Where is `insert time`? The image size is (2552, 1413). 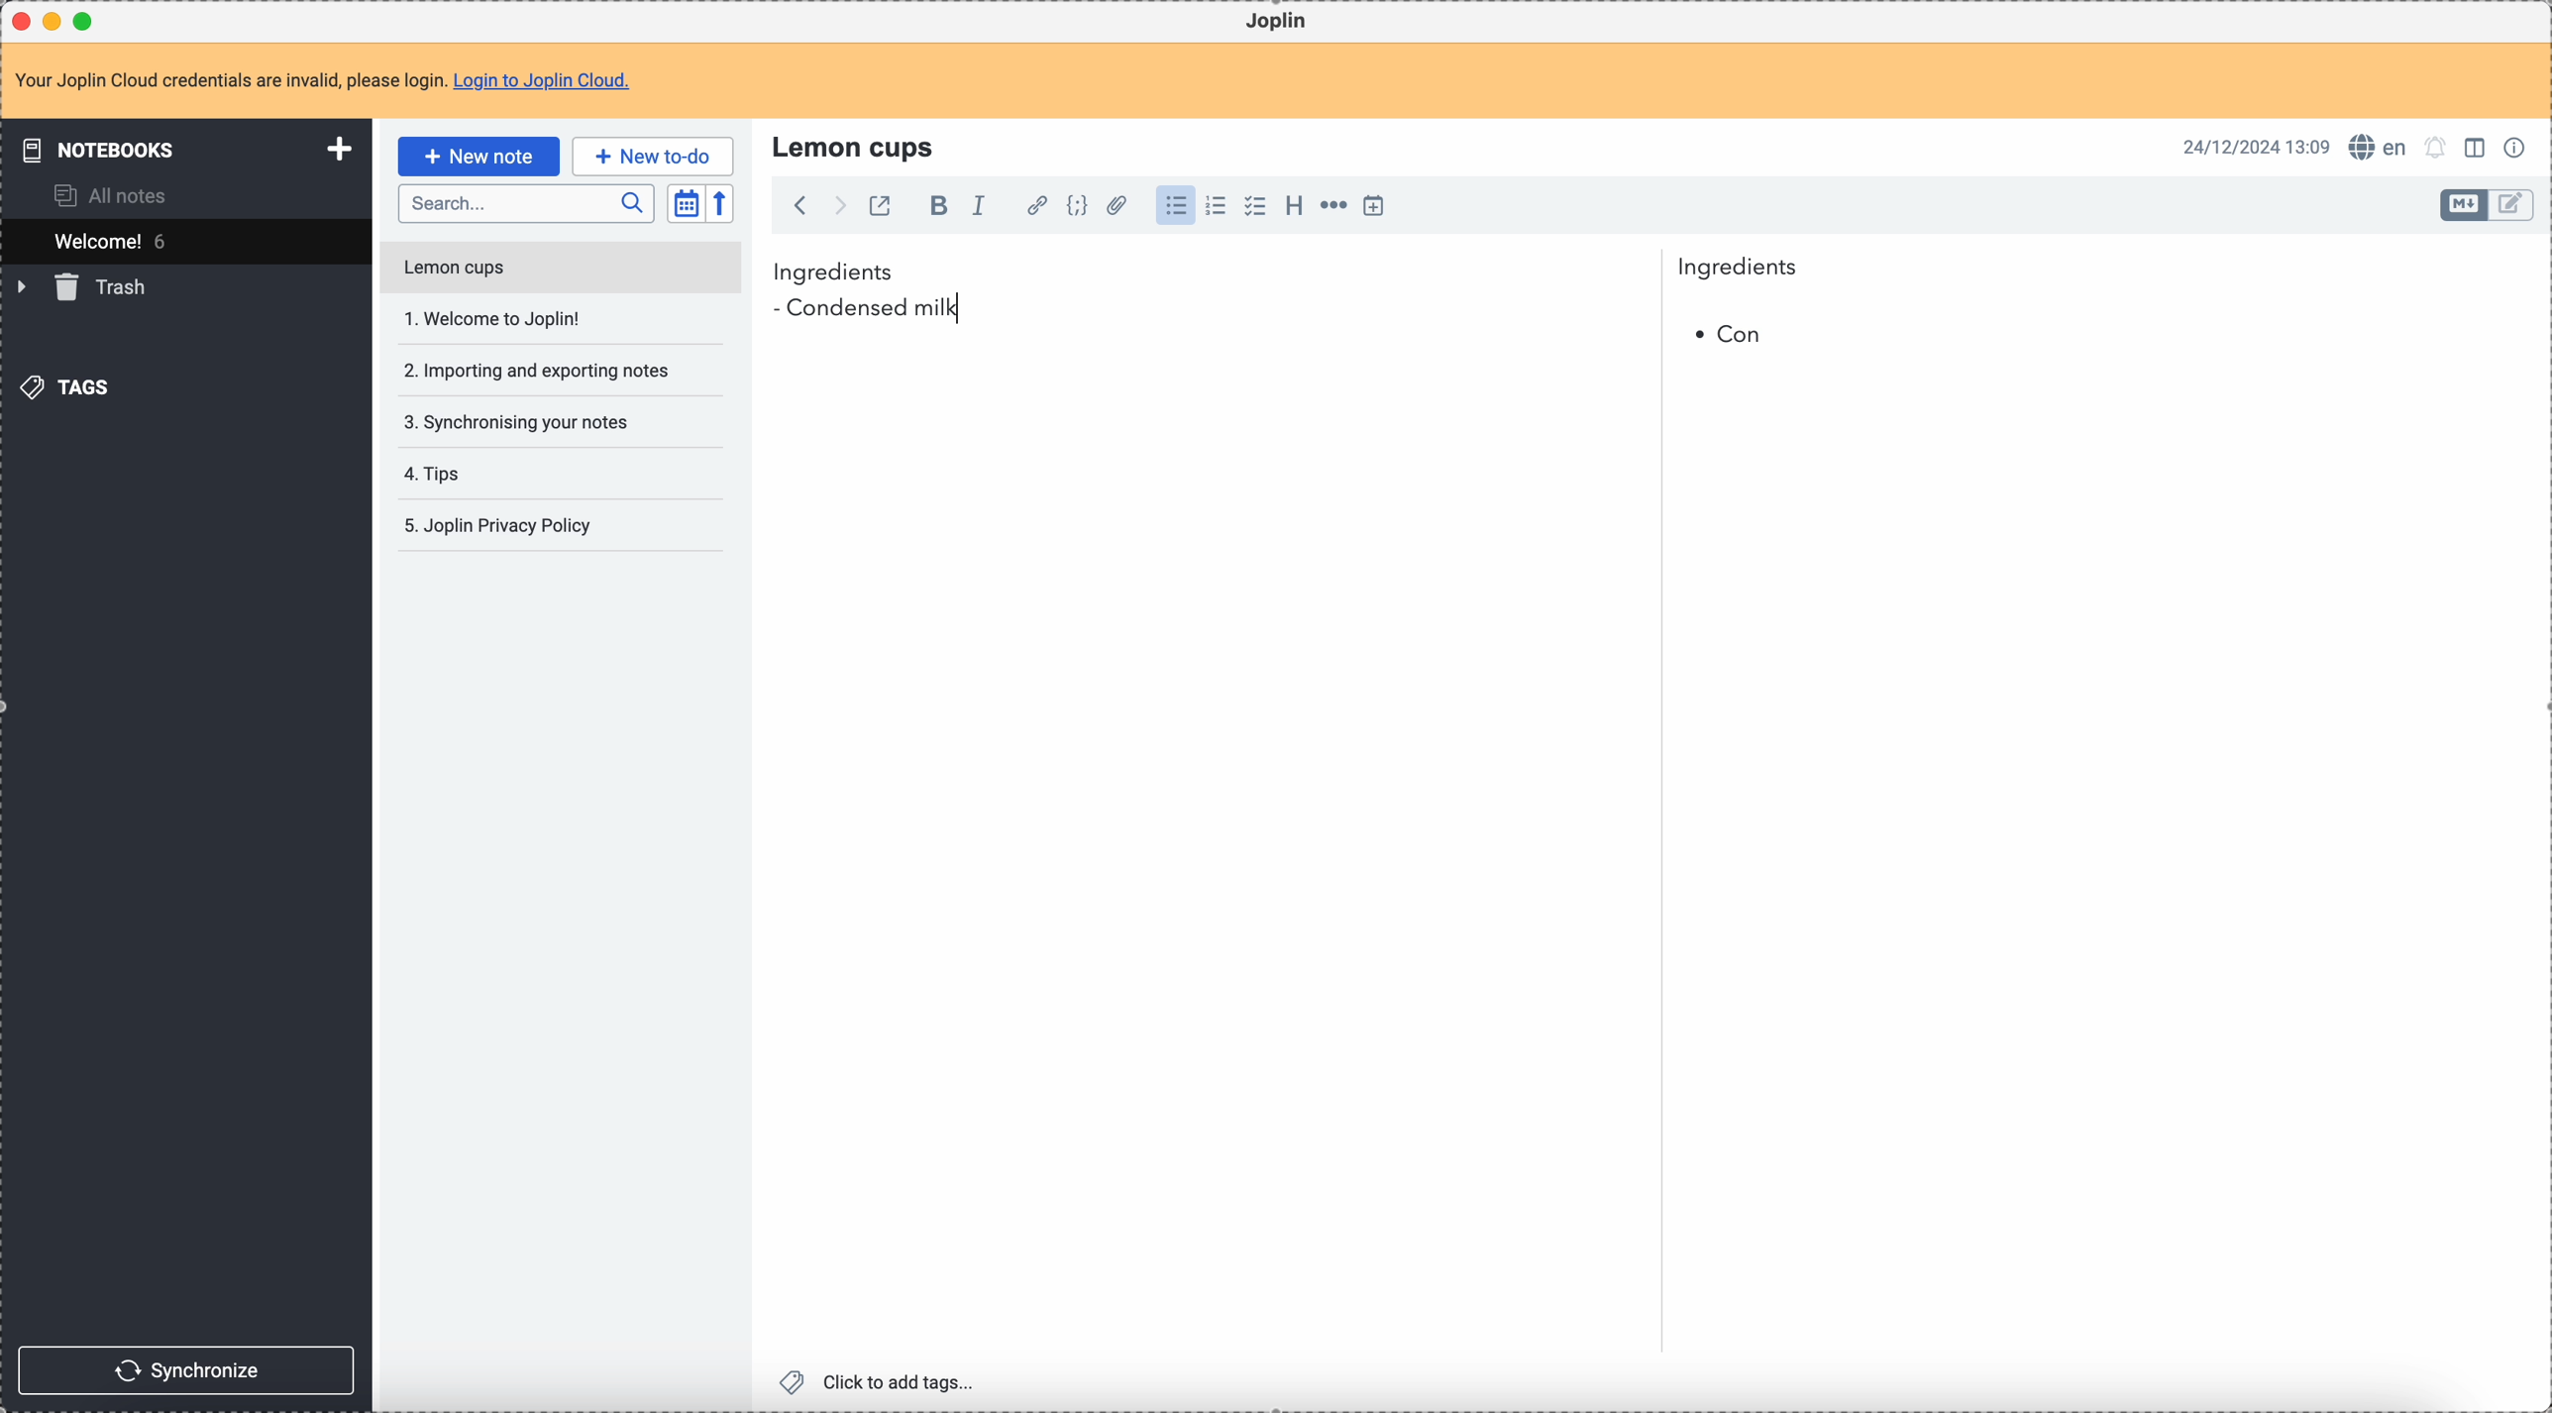 insert time is located at coordinates (1373, 205).